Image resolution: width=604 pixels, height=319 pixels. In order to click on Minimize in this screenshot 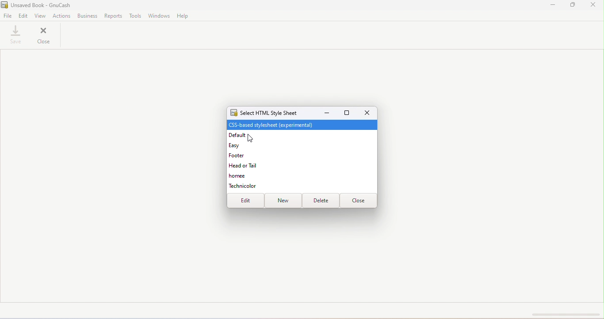, I will do `click(554, 5)`.